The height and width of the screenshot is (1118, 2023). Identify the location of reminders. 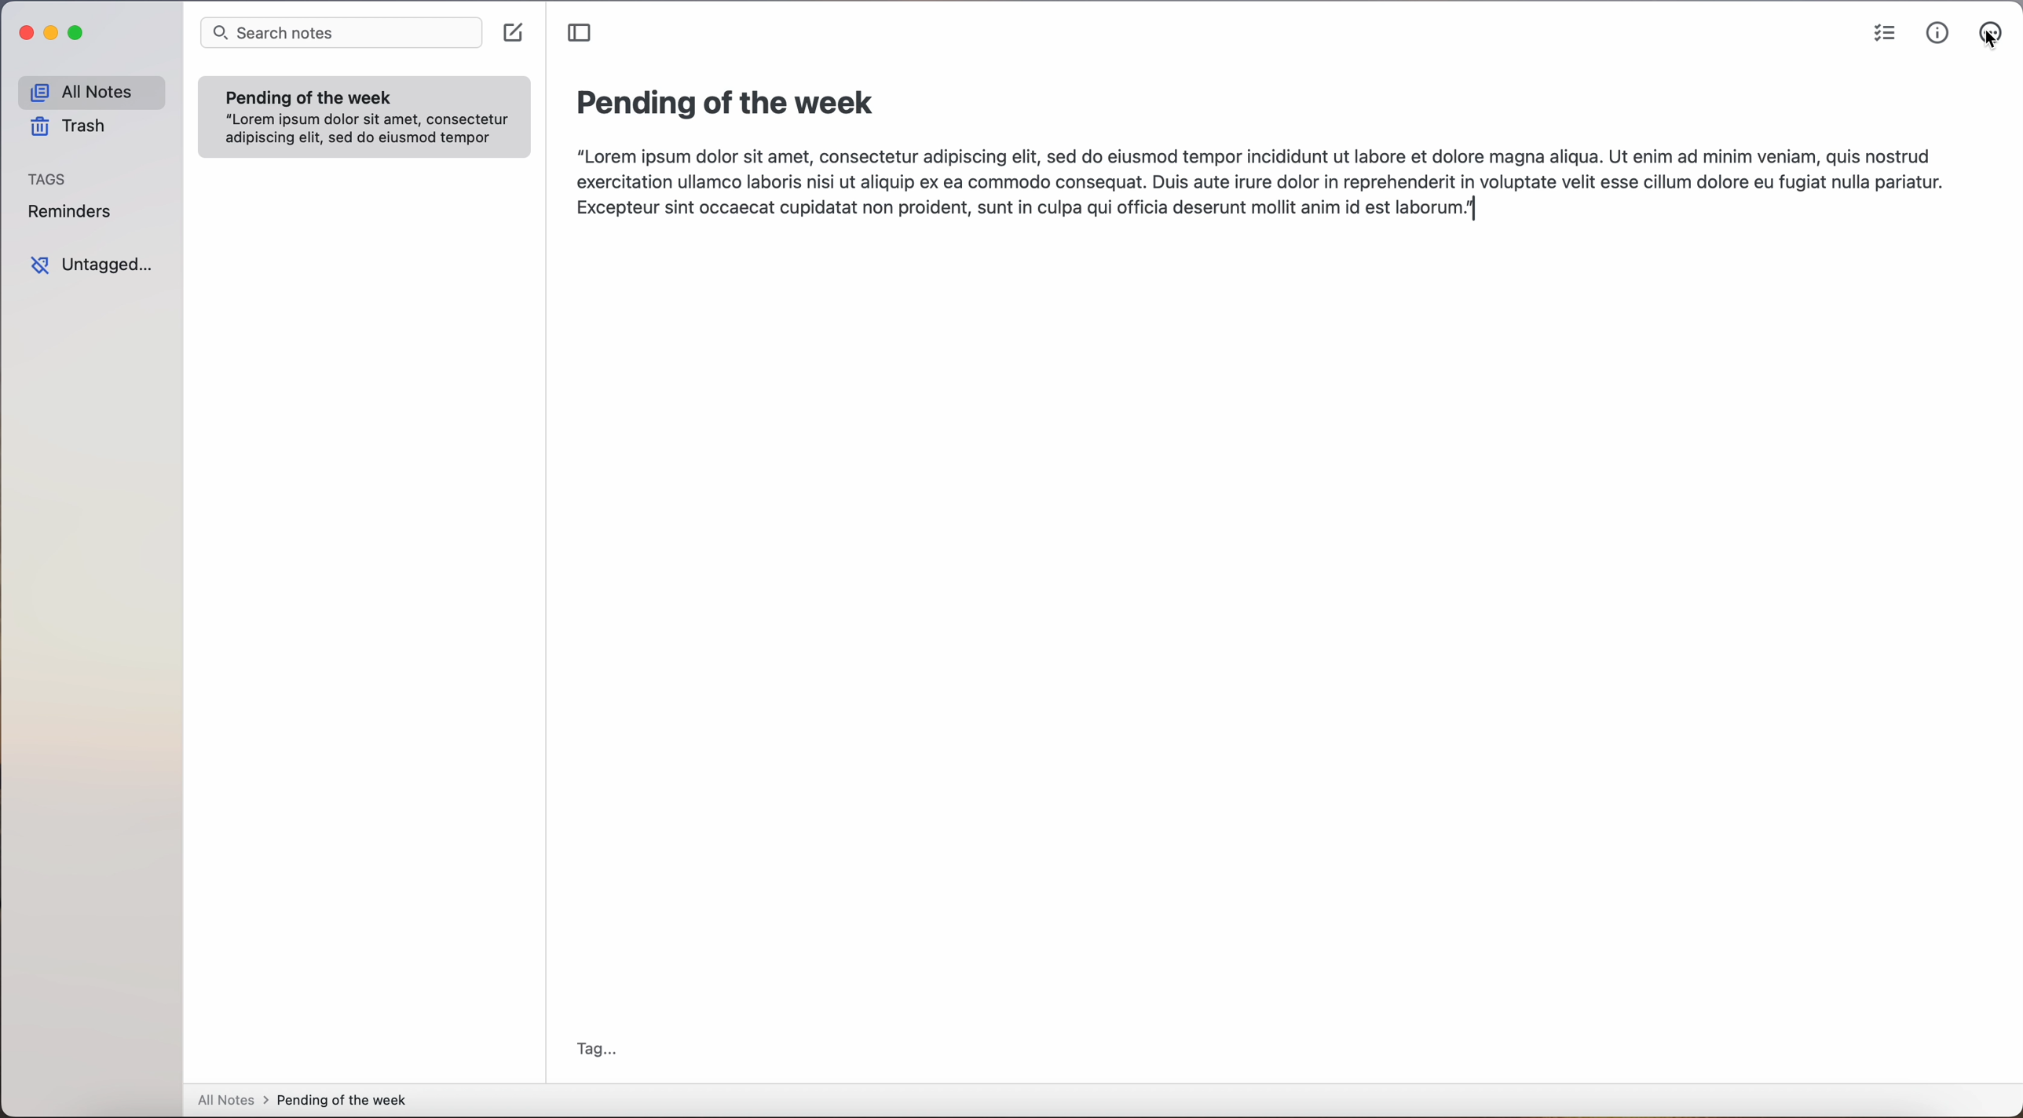
(73, 214).